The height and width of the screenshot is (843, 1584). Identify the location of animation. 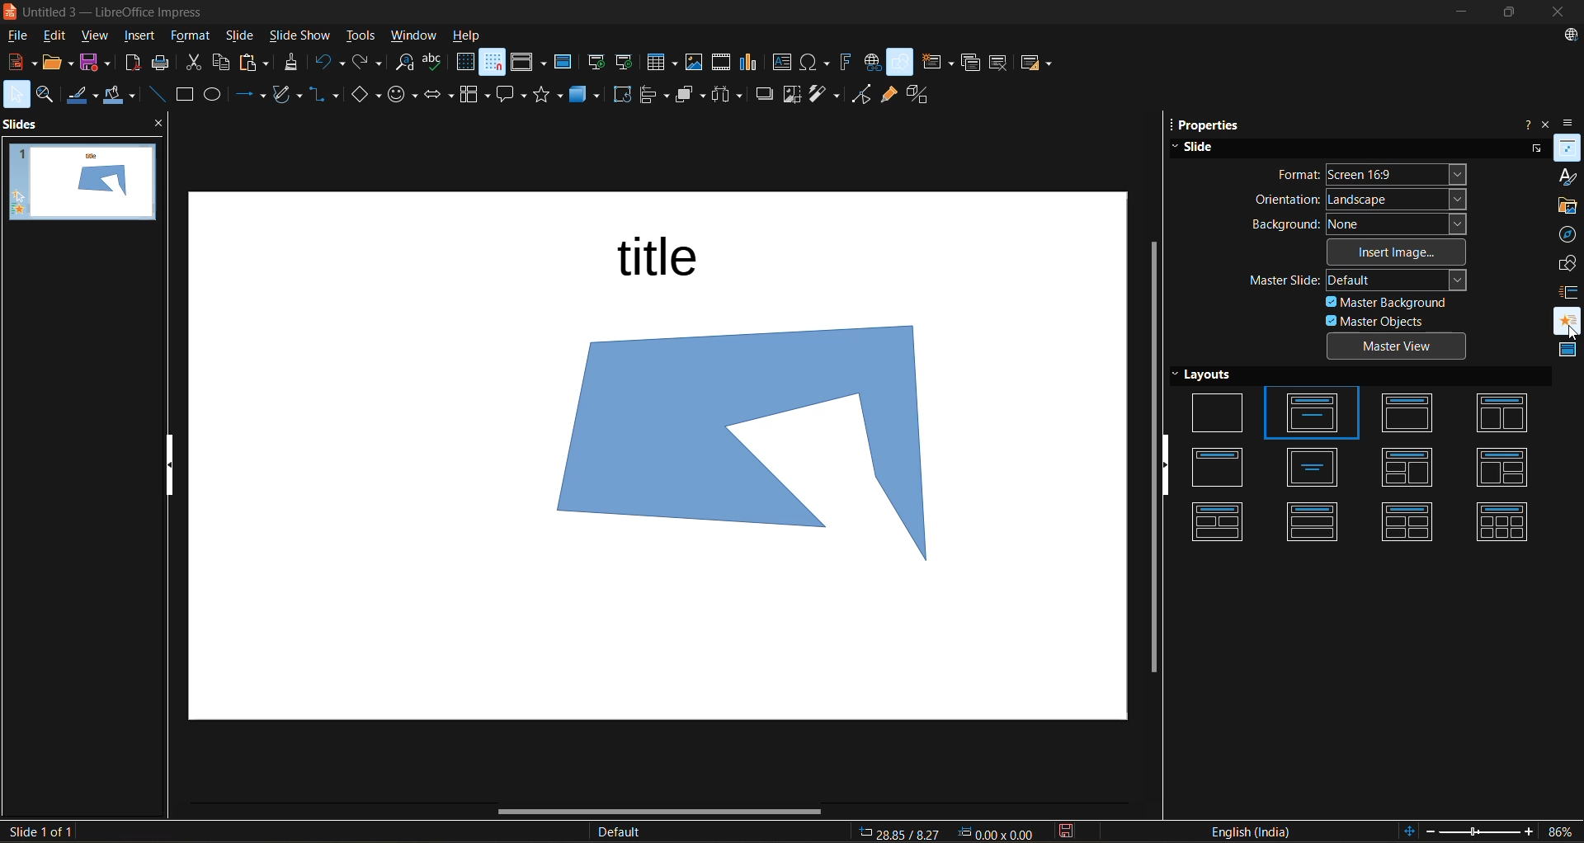
(1563, 315).